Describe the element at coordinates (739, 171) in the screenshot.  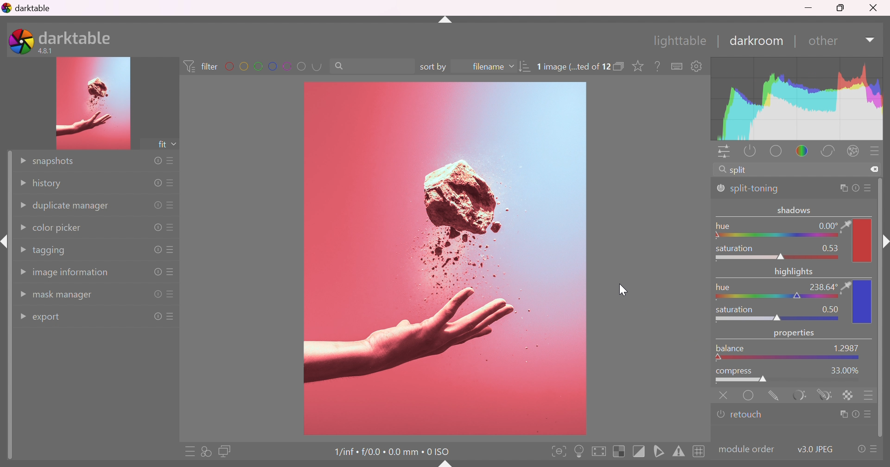
I see `split` at that location.